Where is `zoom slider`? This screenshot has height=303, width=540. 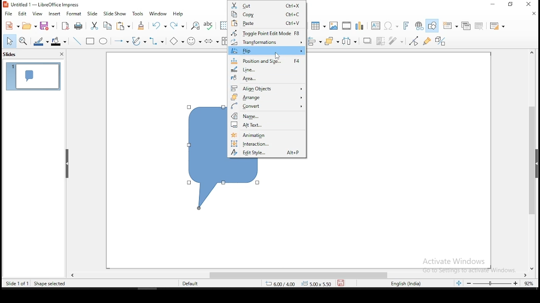 zoom slider is located at coordinates (493, 284).